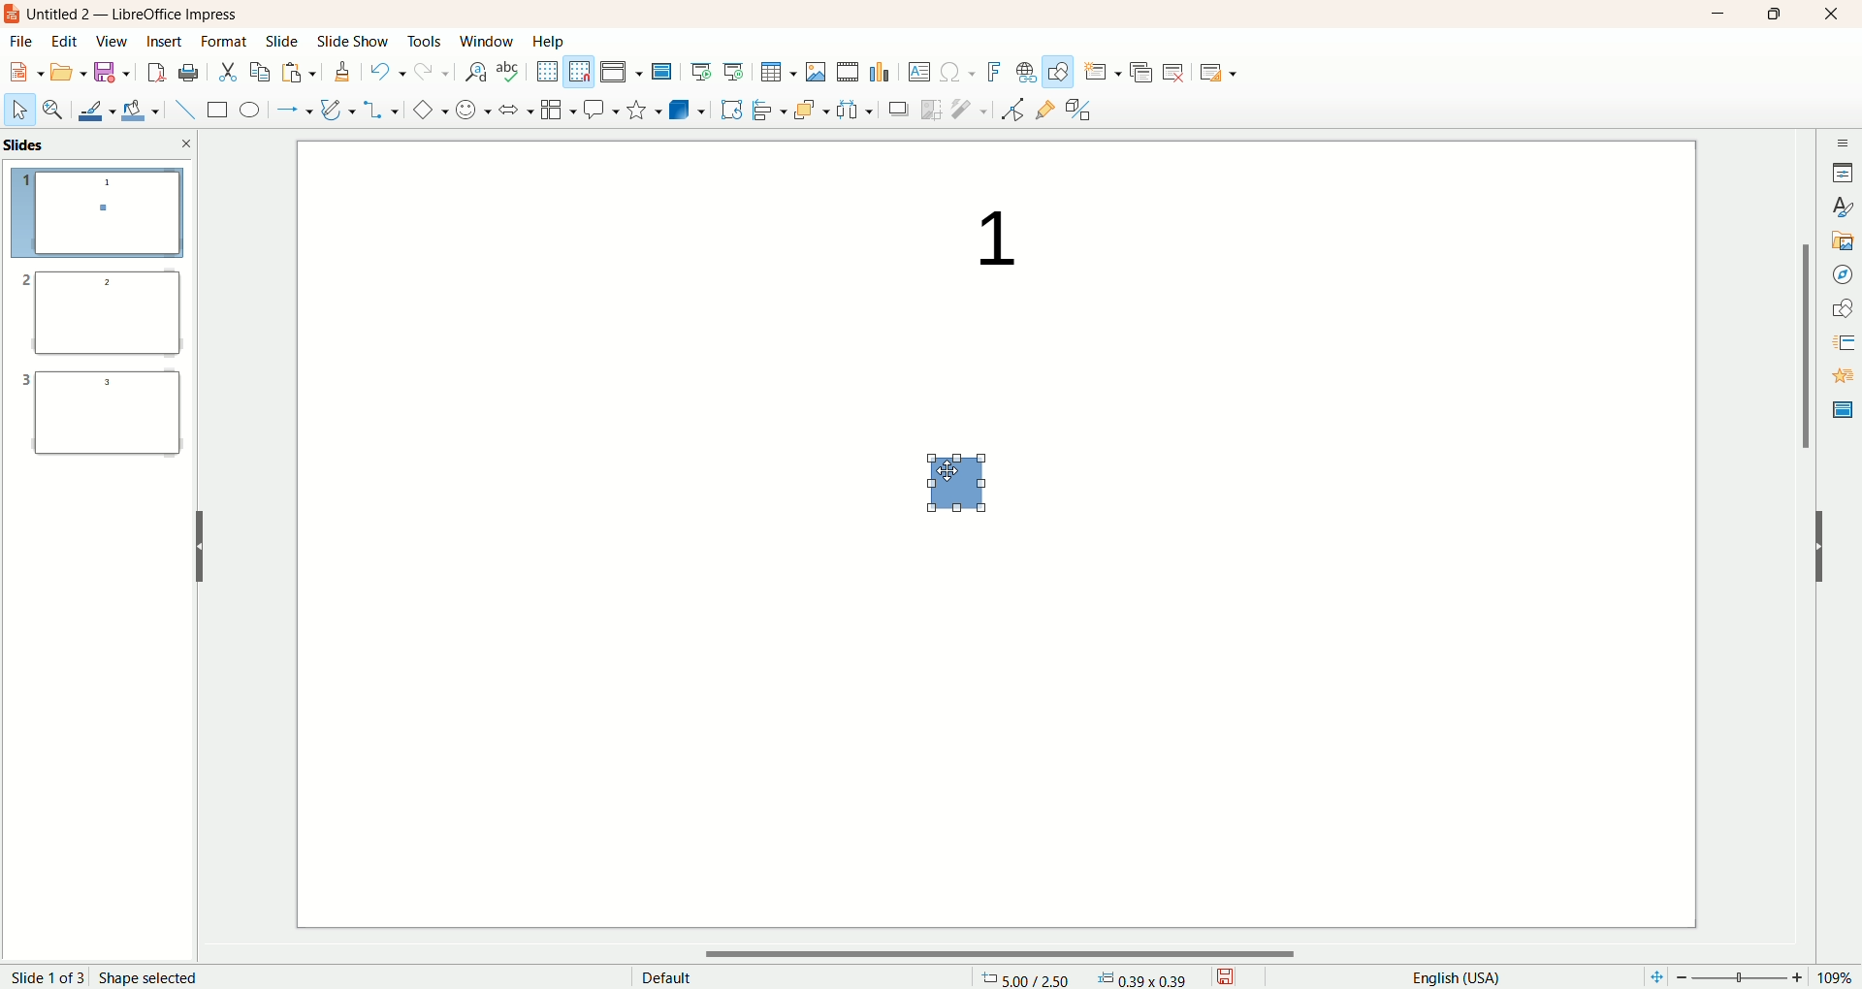 The width and height of the screenshot is (1862, 989). What do you see at coordinates (292, 111) in the screenshot?
I see `line and arrow` at bounding box center [292, 111].